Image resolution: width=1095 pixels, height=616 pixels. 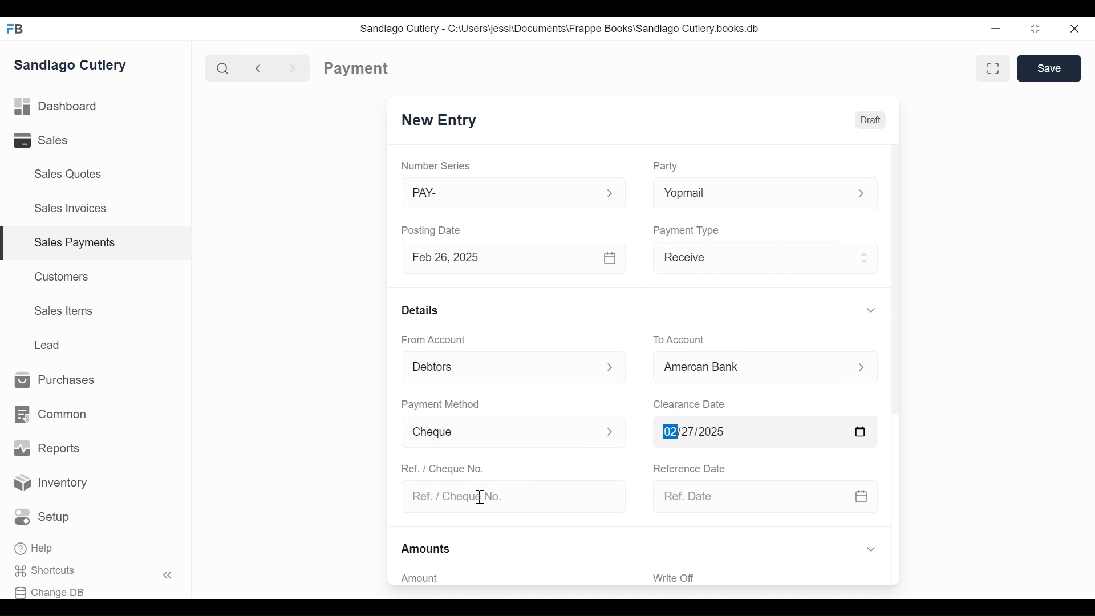 I want to click on Expand, so click(x=861, y=368).